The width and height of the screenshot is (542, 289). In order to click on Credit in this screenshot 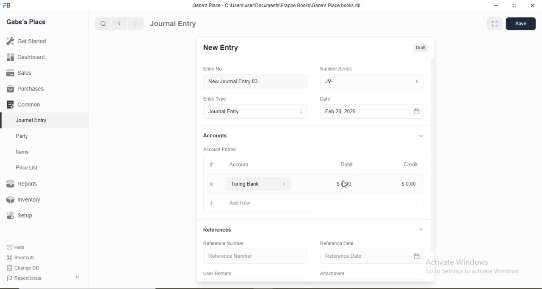, I will do `click(411, 164)`.